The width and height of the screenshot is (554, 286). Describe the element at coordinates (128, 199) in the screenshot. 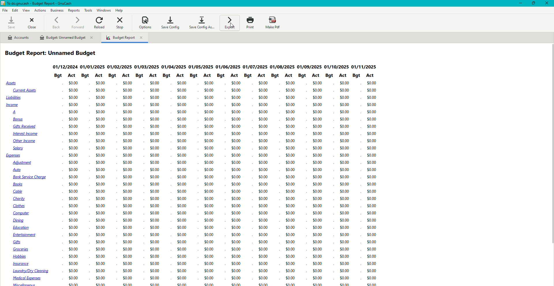

I see `$0.00` at that location.